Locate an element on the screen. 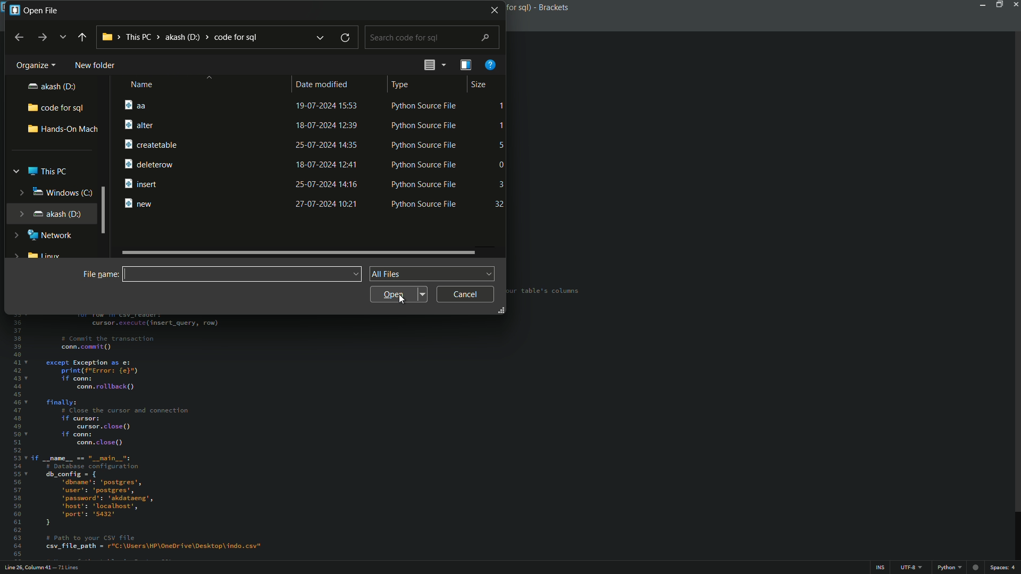 Image resolution: width=1021 pixels, height=574 pixels. refresh is located at coordinates (345, 38).